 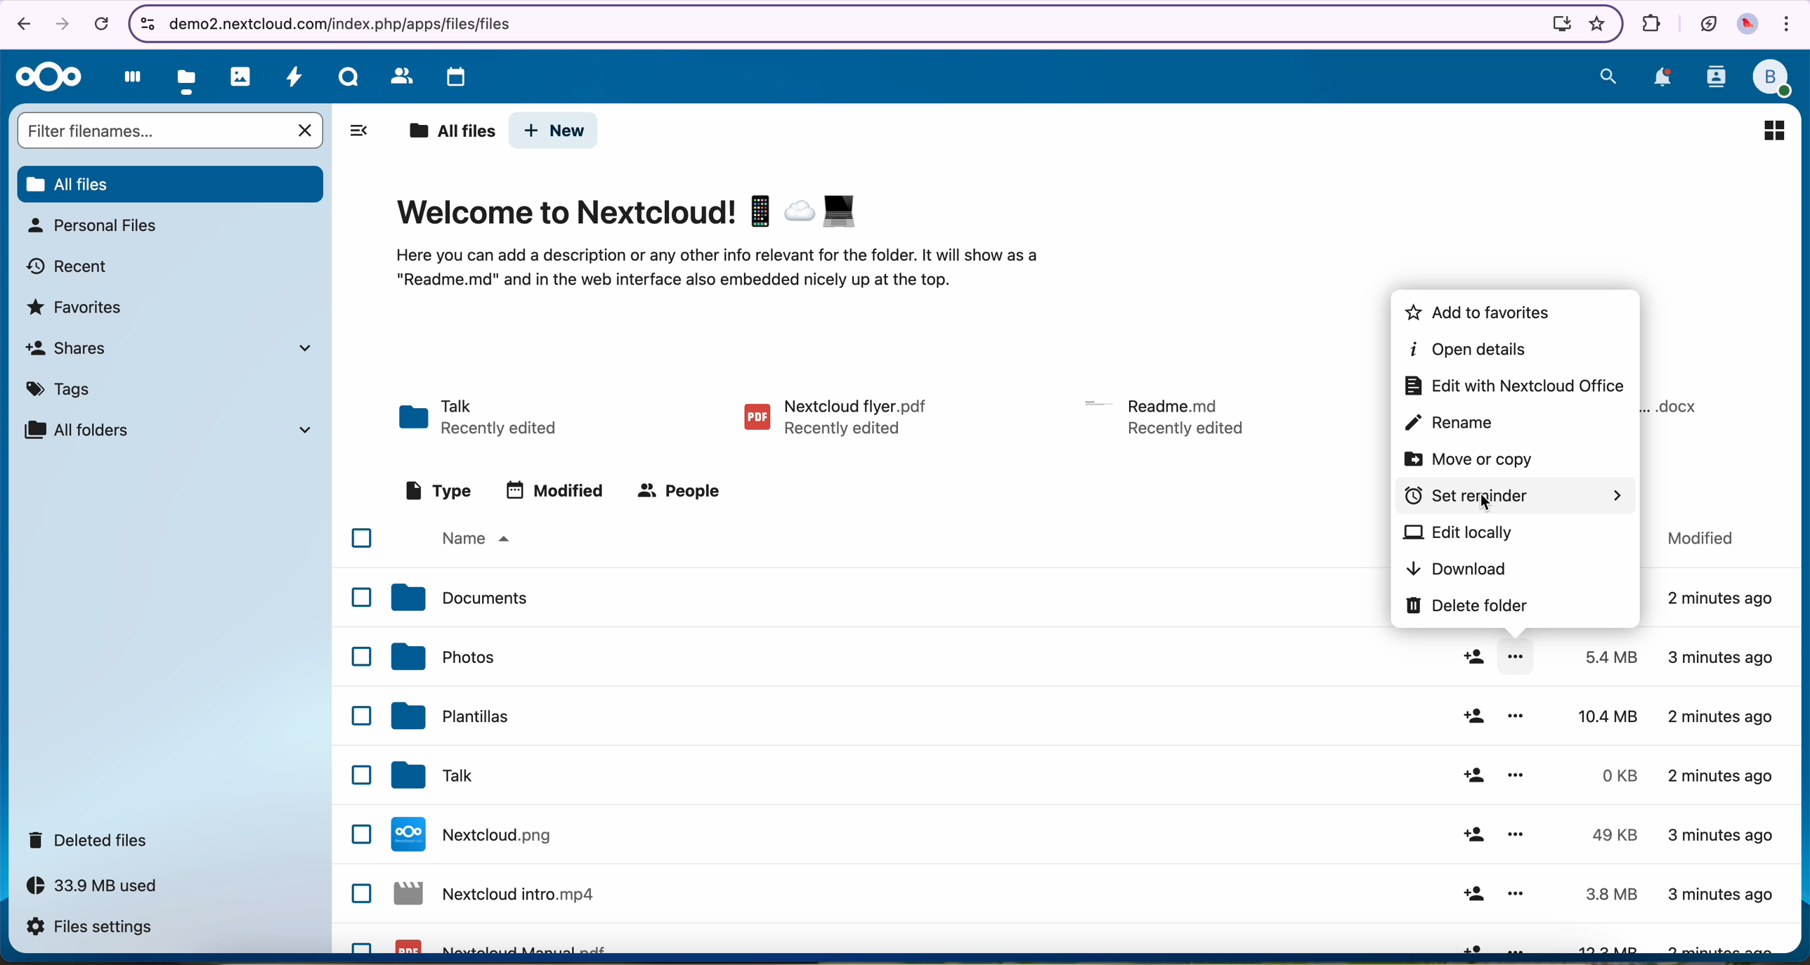 What do you see at coordinates (1608, 775) in the screenshot?
I see `0` at bounding box center [1608, 775].